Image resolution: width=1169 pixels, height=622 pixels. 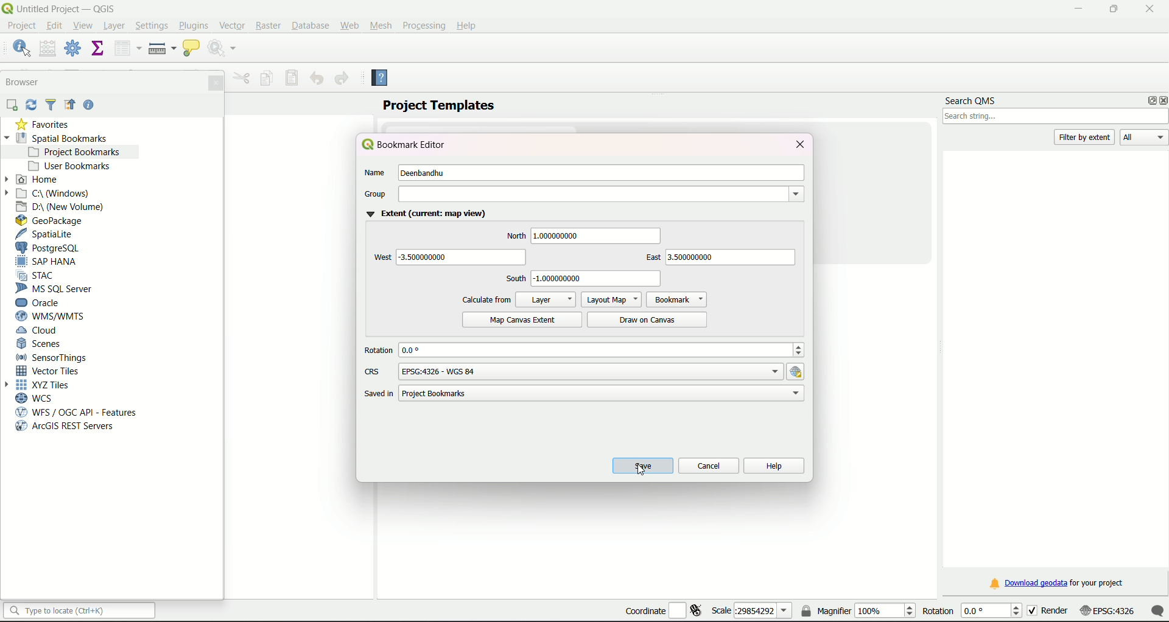 I want to click on search box, so click(x=1056, y=117).